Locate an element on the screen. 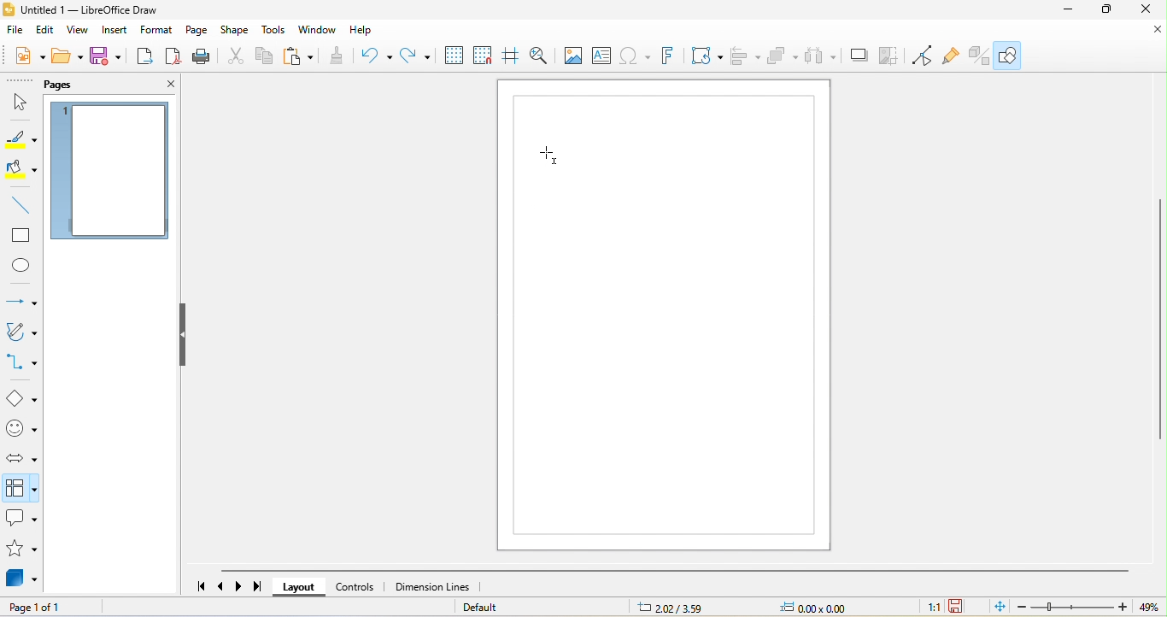 Image resolution: width=1167 pixels, height=617 pixels. zoom and pan is located at coordinates (541, 56).